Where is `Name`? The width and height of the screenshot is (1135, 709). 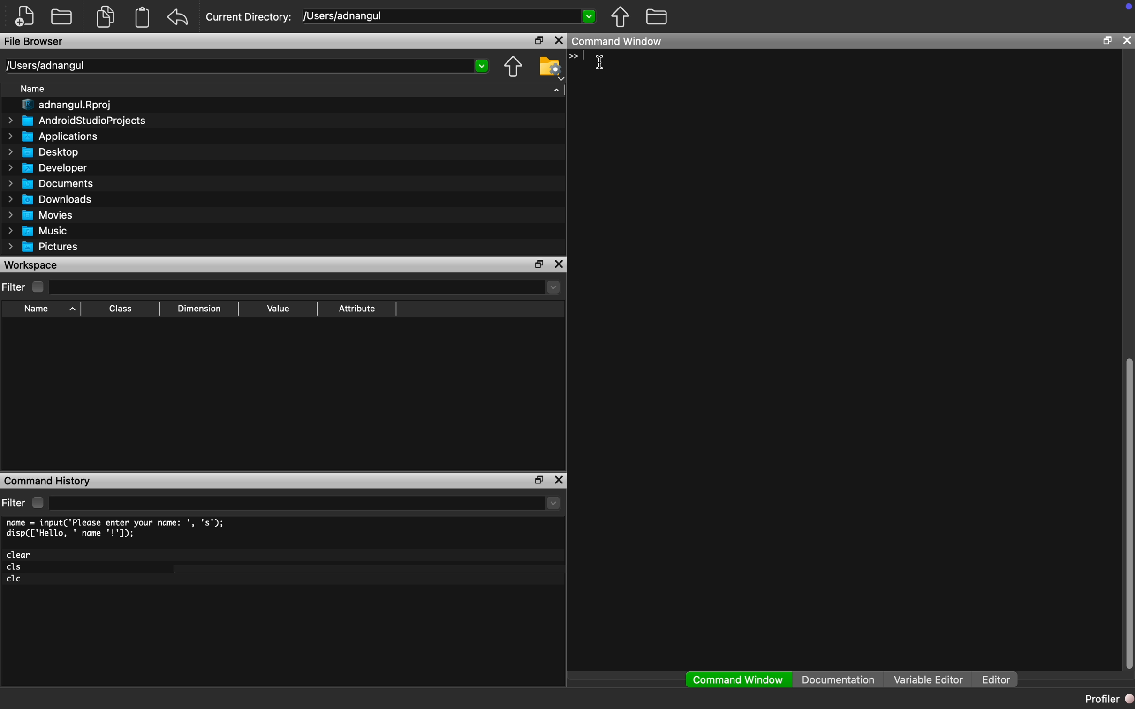 Name is located at coordinates (33, 88).